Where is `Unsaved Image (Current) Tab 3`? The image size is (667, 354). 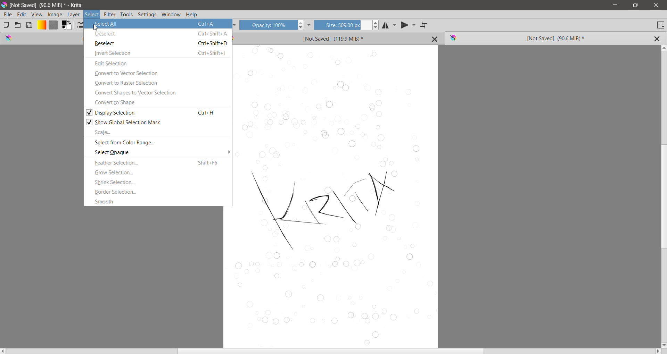 Unsaved Image (Current) Tab 3 is located at coordinates (538, 39).